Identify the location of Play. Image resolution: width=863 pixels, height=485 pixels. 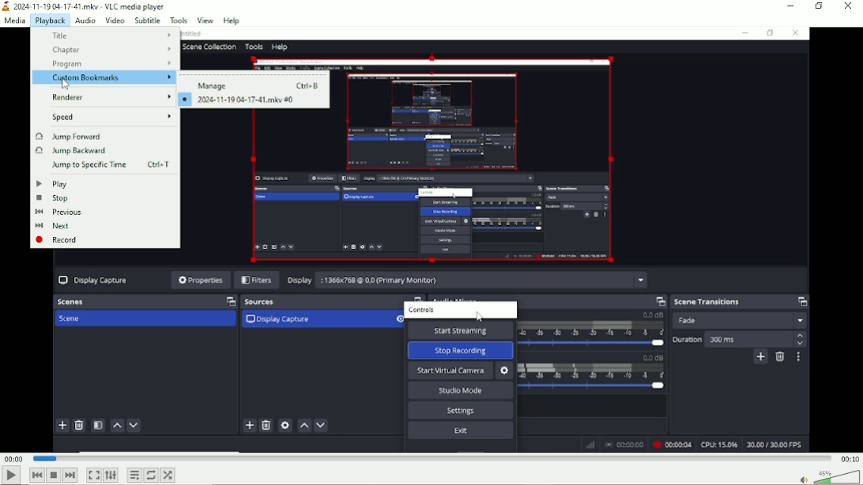
(52, 183).